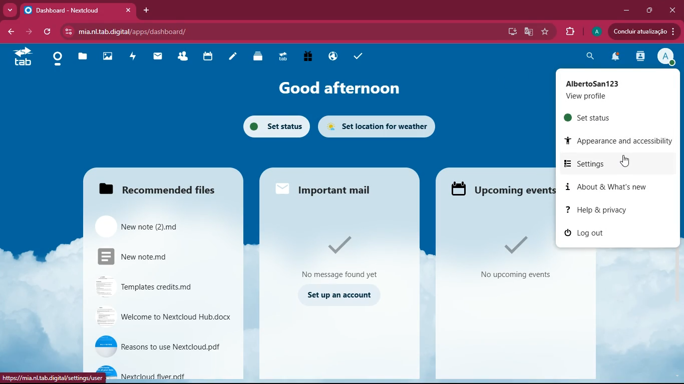  What do you see at coordinates (55, 59) in the screenshot?
I see `home` at bounding box center [55, 59].